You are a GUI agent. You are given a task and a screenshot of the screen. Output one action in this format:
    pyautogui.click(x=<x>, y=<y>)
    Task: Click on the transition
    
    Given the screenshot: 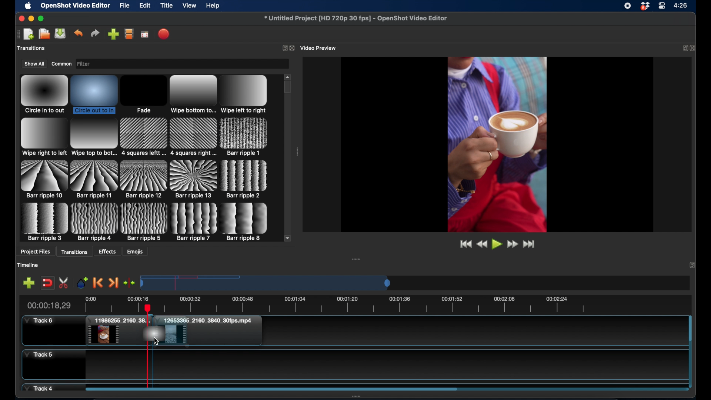 What is the action you would take?
    pyautogui.click(x=193, y=95)
    